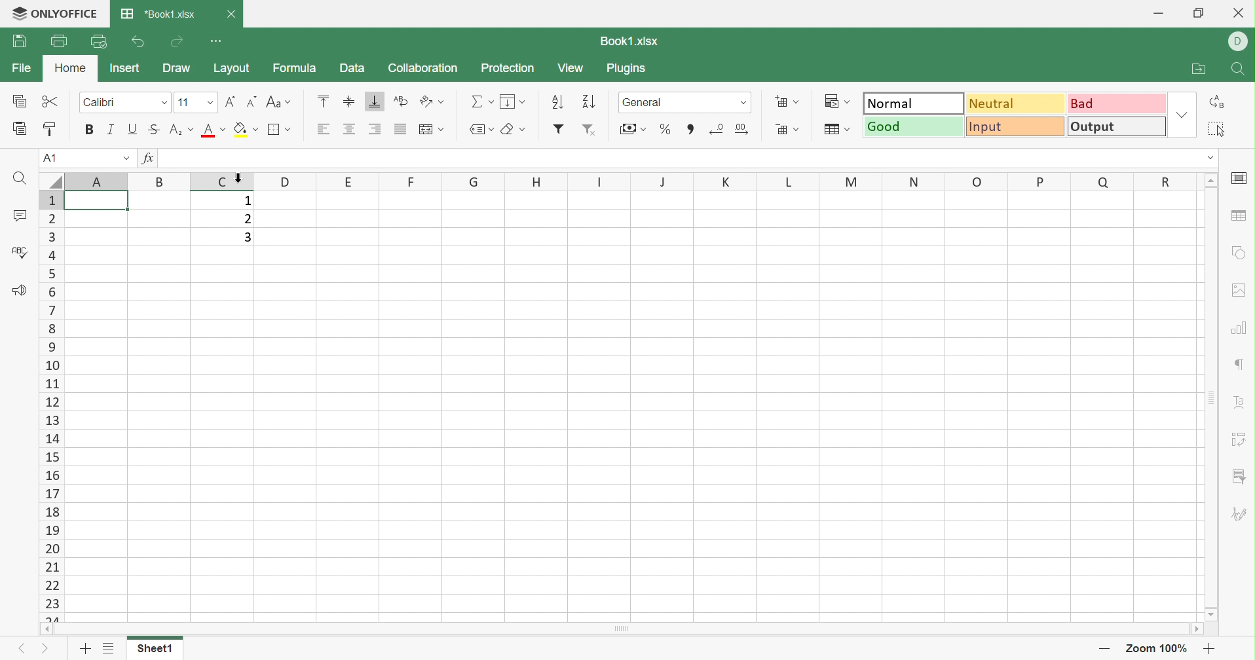  I want to click on Next, so click(45, 649).